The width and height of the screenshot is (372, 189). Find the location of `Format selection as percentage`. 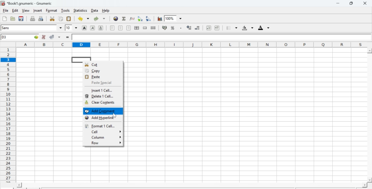

Format selection as percentage is located at coordinates (173, 28).